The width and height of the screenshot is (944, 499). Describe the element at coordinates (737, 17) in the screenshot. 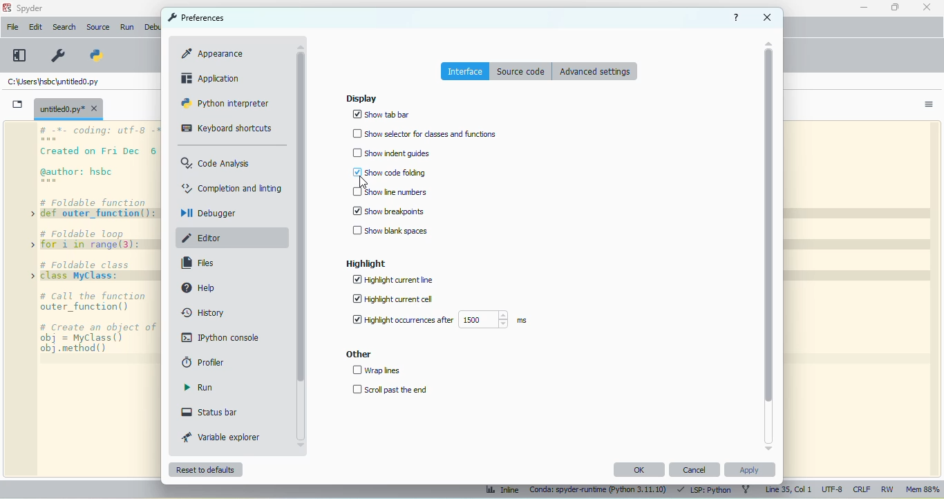

I see `help` at that location.